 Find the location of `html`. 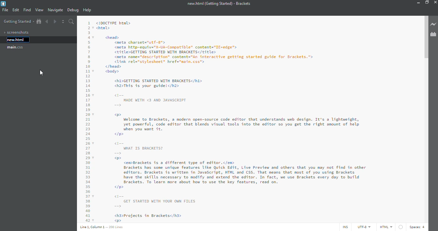

html is located at coordinates (386, 227).